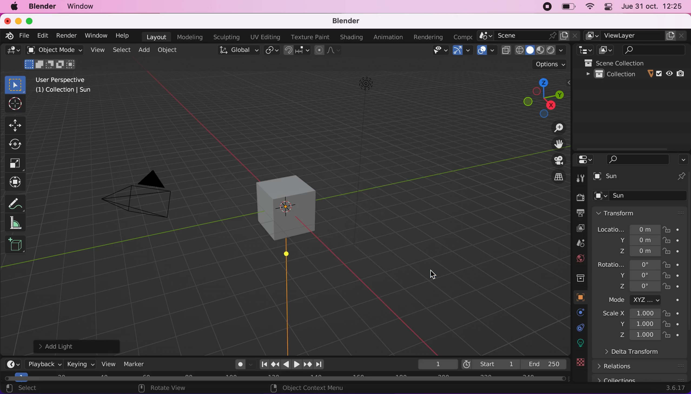 The width and height of the screenshot is (691, 394). What do you see at coordinates (285, 378) in the screenshot?
I see `horizontal slider` at bounding box center [285, 378].